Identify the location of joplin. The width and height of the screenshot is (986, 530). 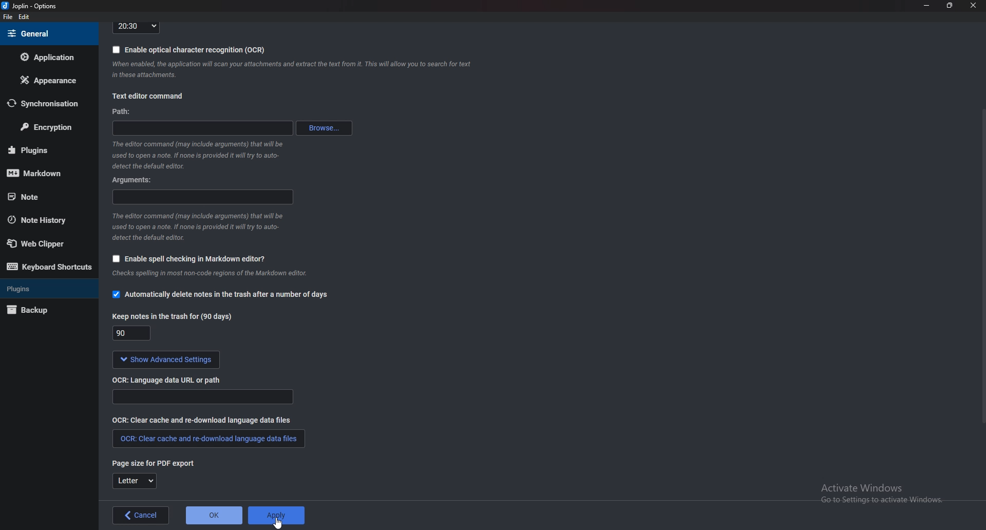
(31, 7).